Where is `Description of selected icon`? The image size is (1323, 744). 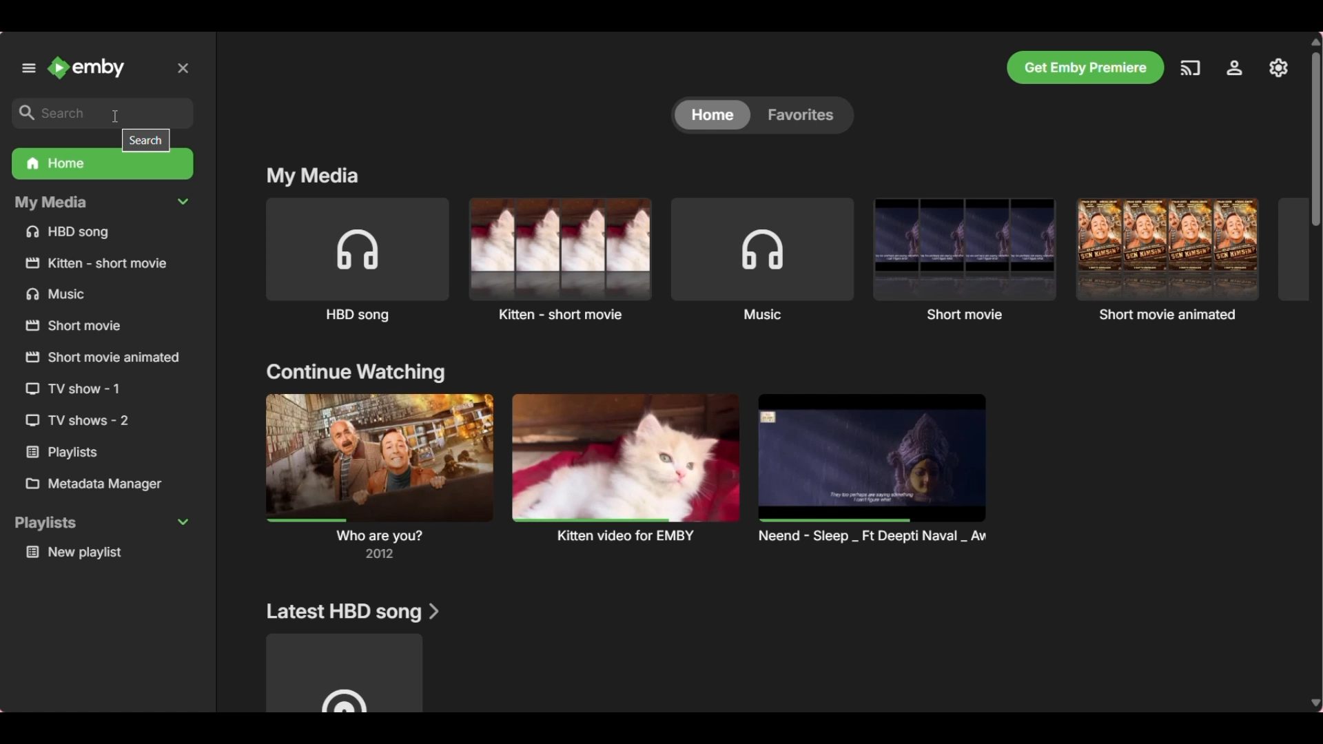 Description of selected icon is located at coordinates (146, 141).